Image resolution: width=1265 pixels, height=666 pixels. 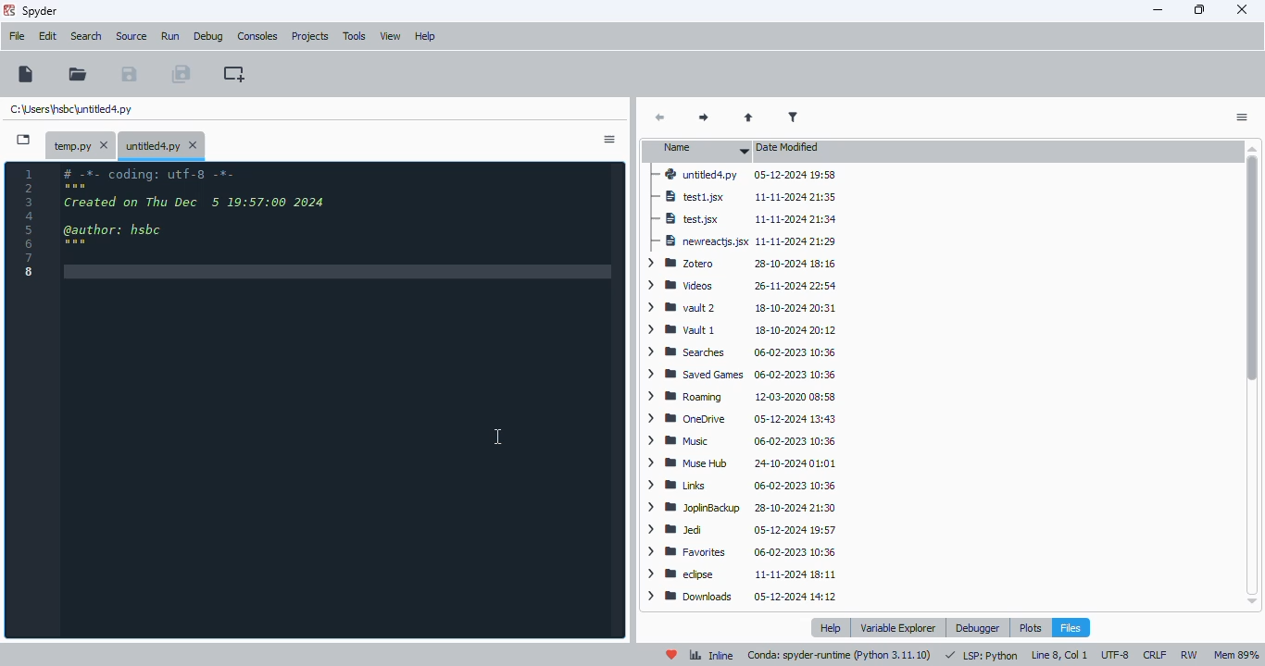 What do you see at coordinates (499, 438) in the screenshot?
I see `cursor` at bounding box center [499, 438].